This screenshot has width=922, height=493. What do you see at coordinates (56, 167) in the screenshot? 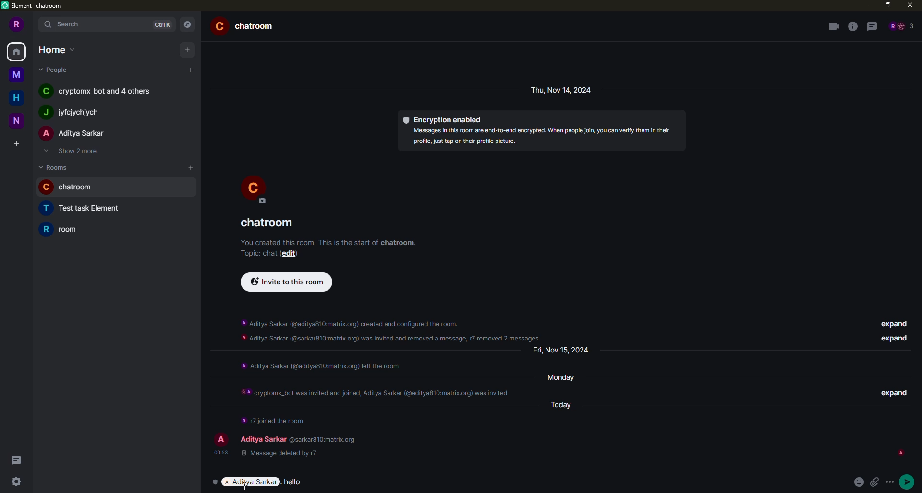
I see `rooms` at bounding box center [56, 167].